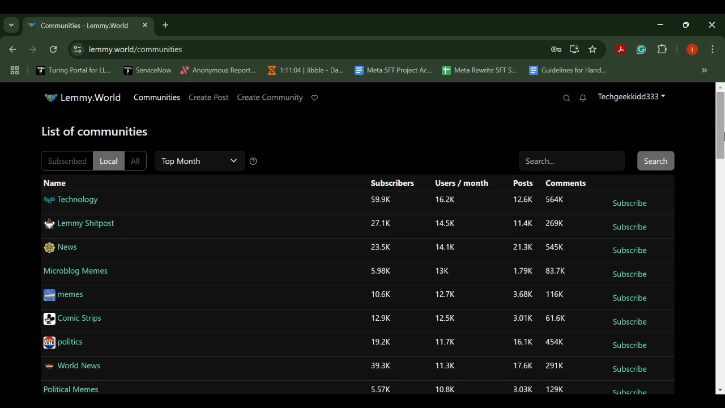 The image size is (725, 408). I want to click on 19.2K, so click(379, 342).